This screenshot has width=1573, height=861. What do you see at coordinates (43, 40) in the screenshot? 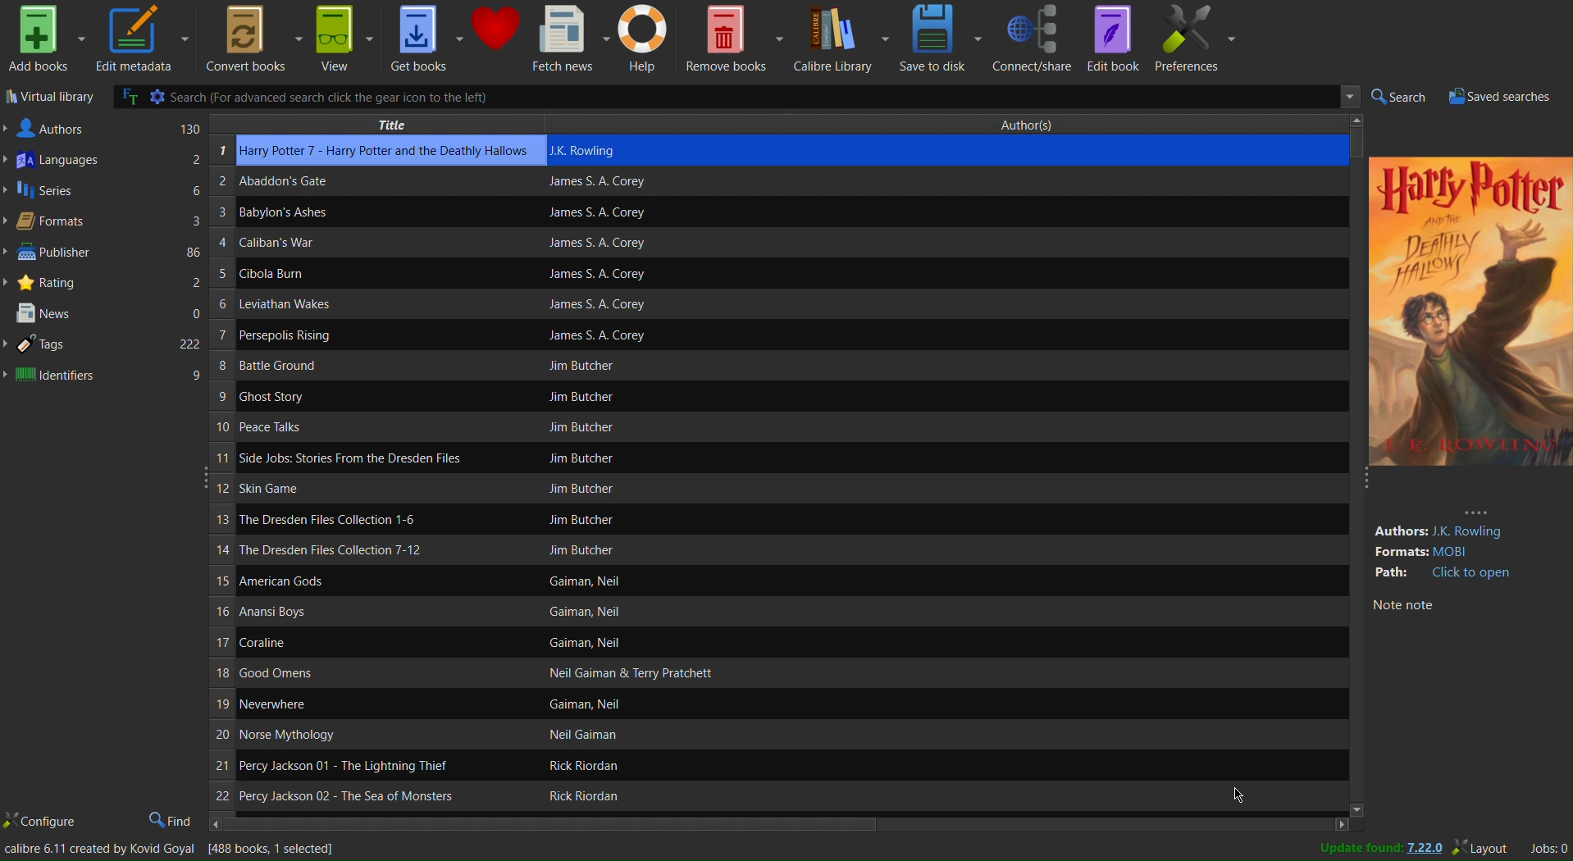
I see `Add books` at bounding box center [43, 40].